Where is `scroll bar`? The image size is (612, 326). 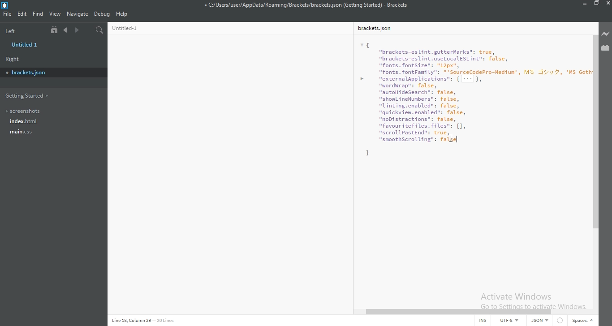
scroll bar is located at coordinates (596, 131).